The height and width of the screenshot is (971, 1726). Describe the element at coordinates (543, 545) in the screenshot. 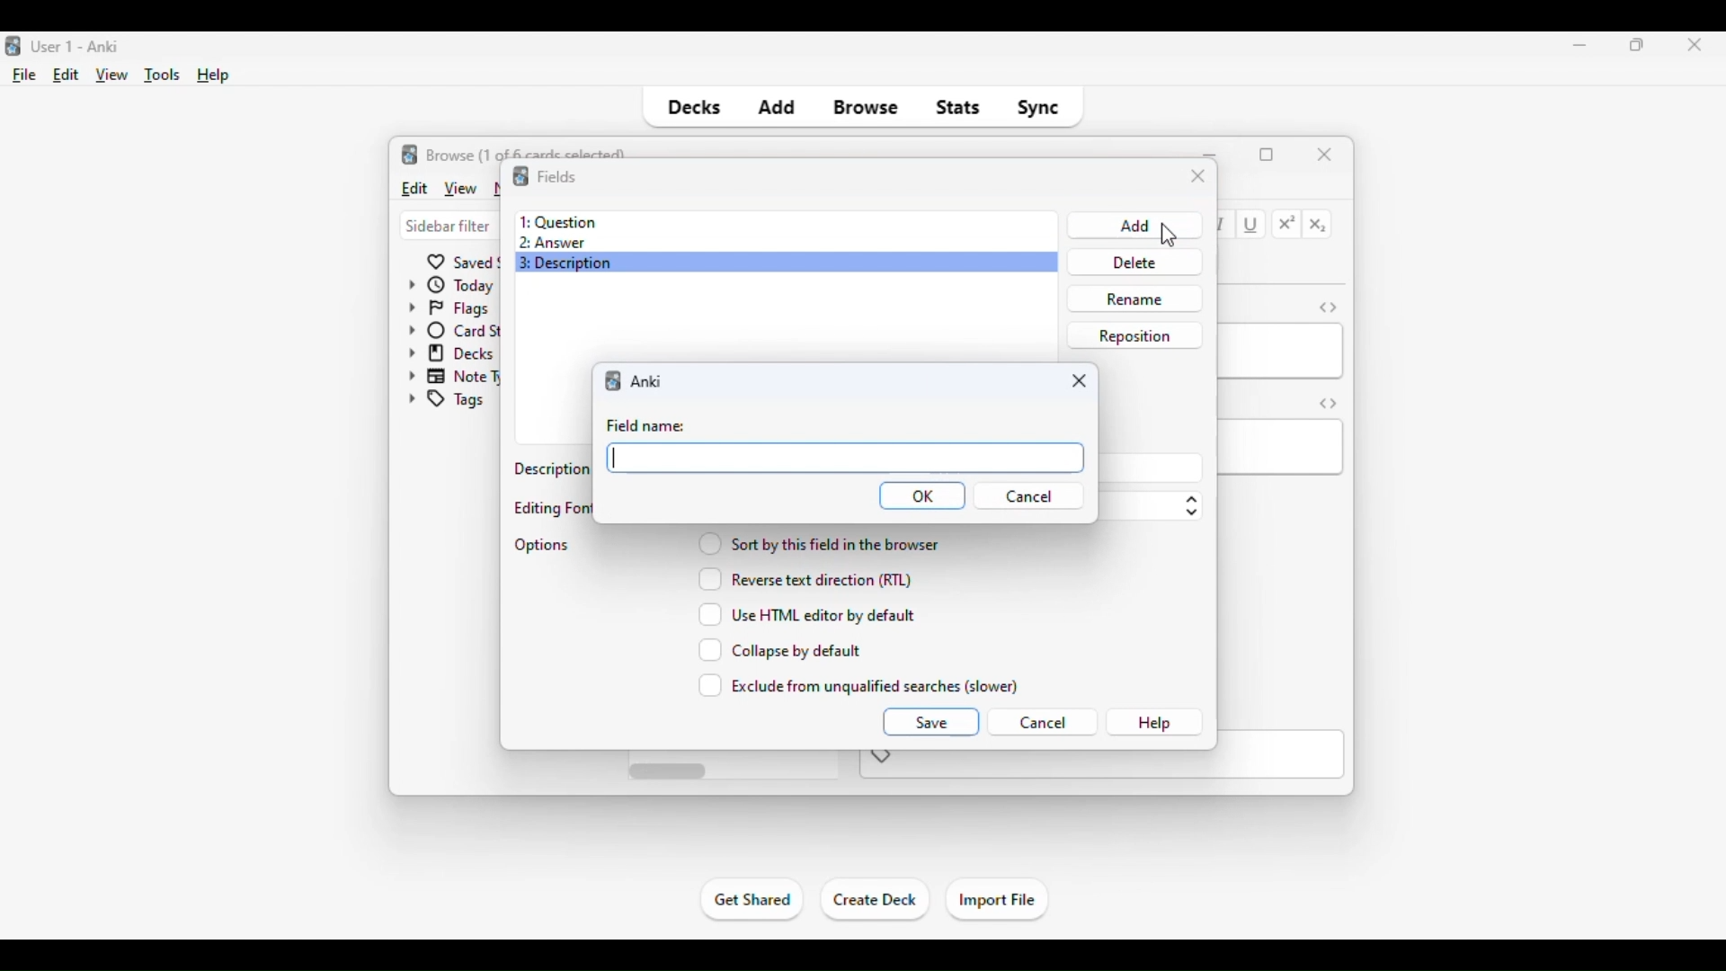

I see `options` at that location.